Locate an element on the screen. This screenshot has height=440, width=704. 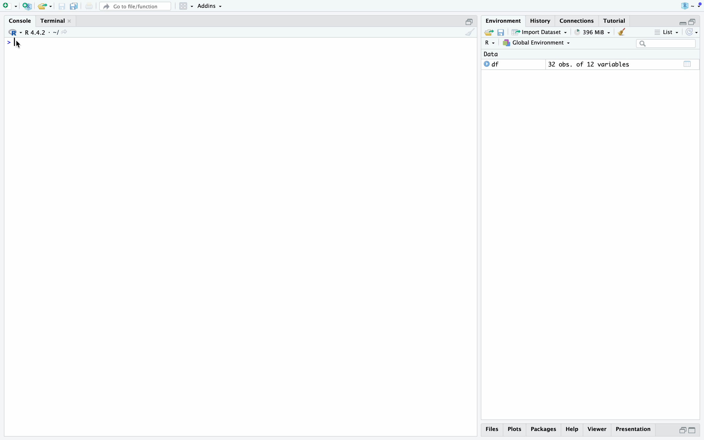
open in separate window is located at coordinates (469, 22).